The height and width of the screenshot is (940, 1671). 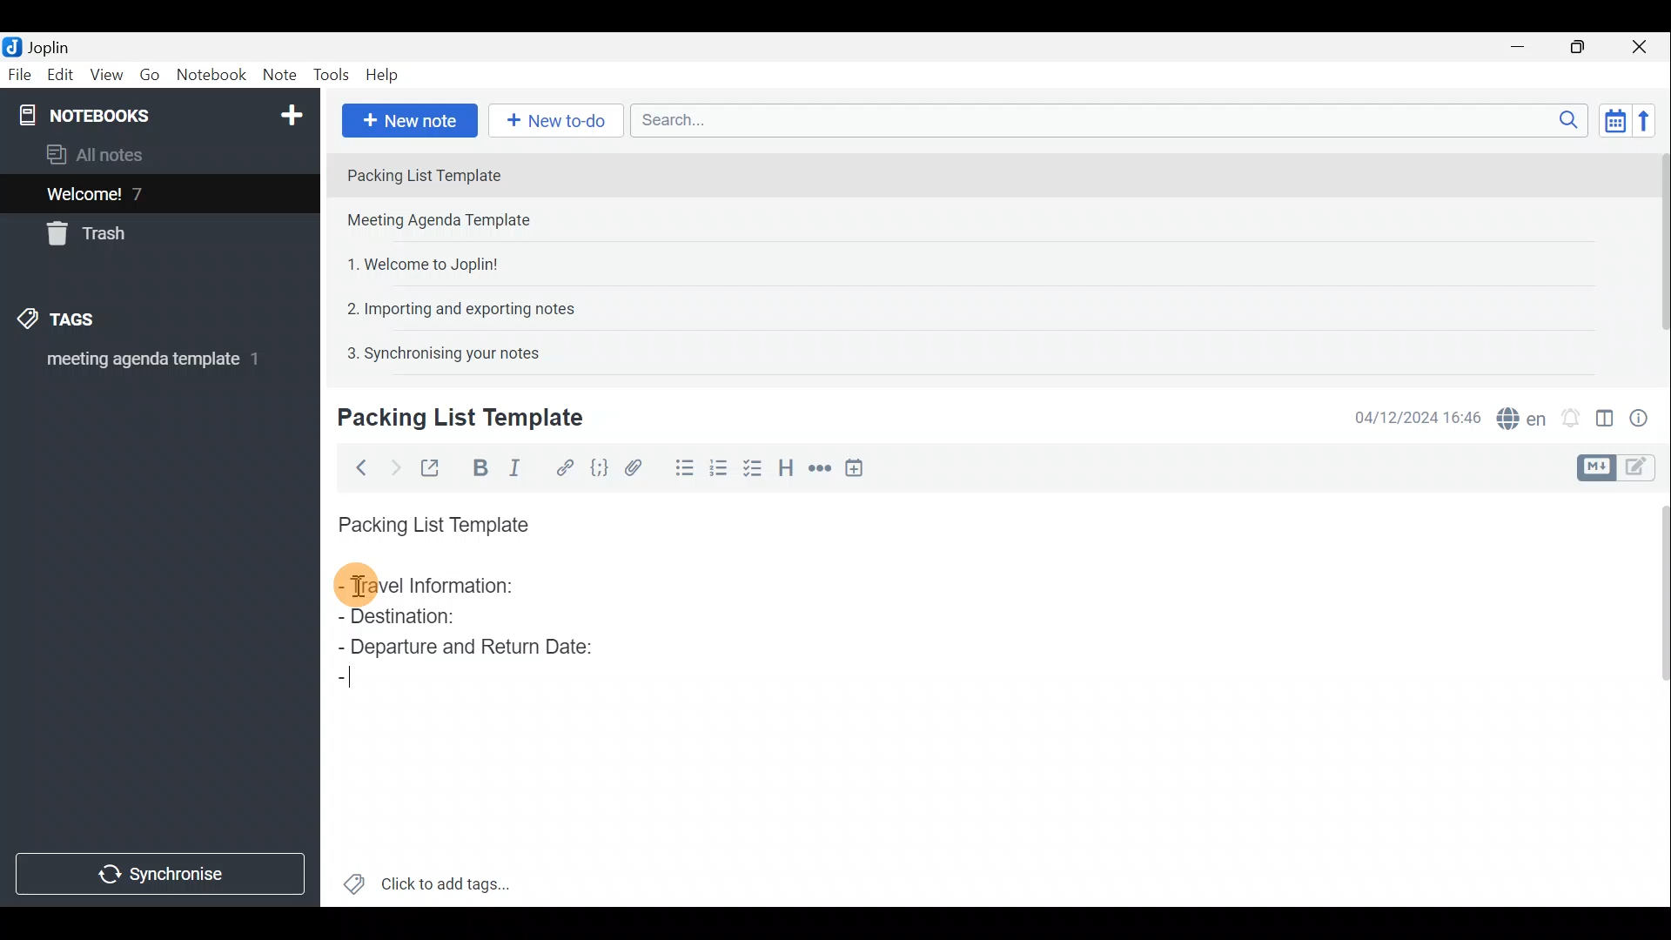 I want to click on Go, so click(x=151, y=75).